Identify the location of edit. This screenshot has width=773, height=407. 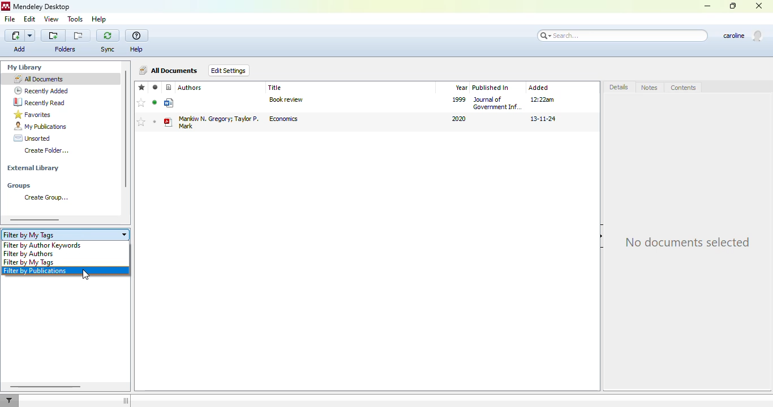
(31, 20).